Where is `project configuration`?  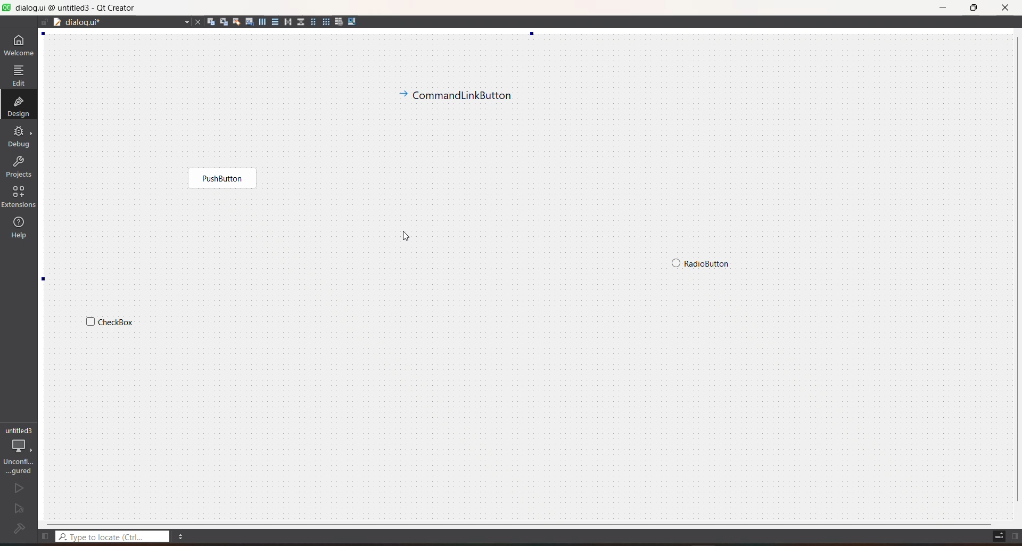
project configuration is located at coordinates (20, 450).